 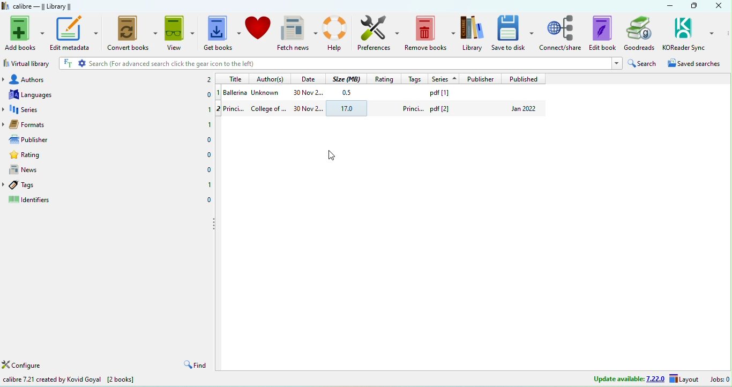 What do you see at coordinates (43, 78) in the screenshot?
I see `authors` at bounding box center [43, 78].